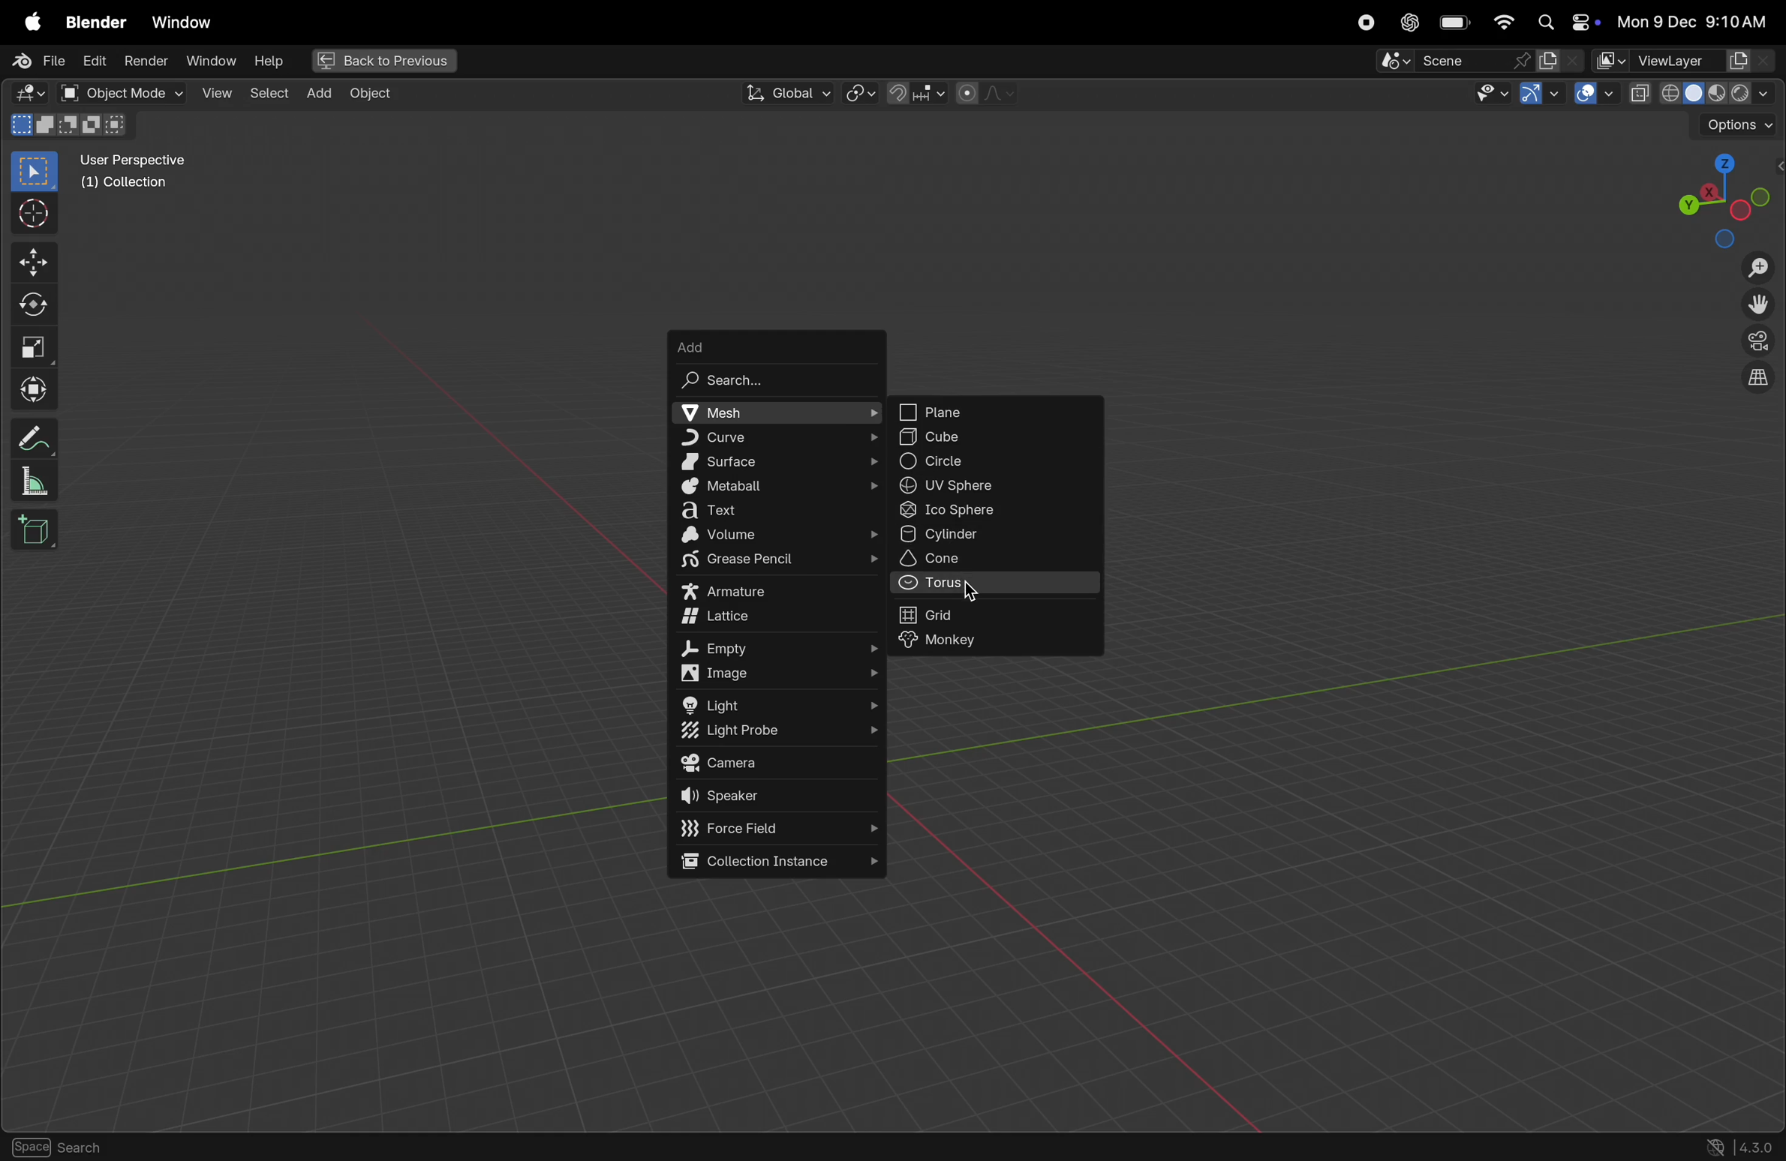 The height and width of the screenshot is (1161, 1786). What do you see at coordinates (1455, 24) in the screenshot?
I see `battery` at bounding box center [1455, 24].